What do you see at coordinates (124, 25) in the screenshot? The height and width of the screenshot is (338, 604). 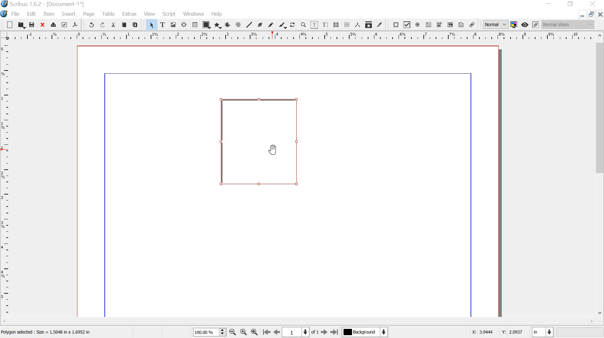 I see `copy` at bounding box center [124, 25].